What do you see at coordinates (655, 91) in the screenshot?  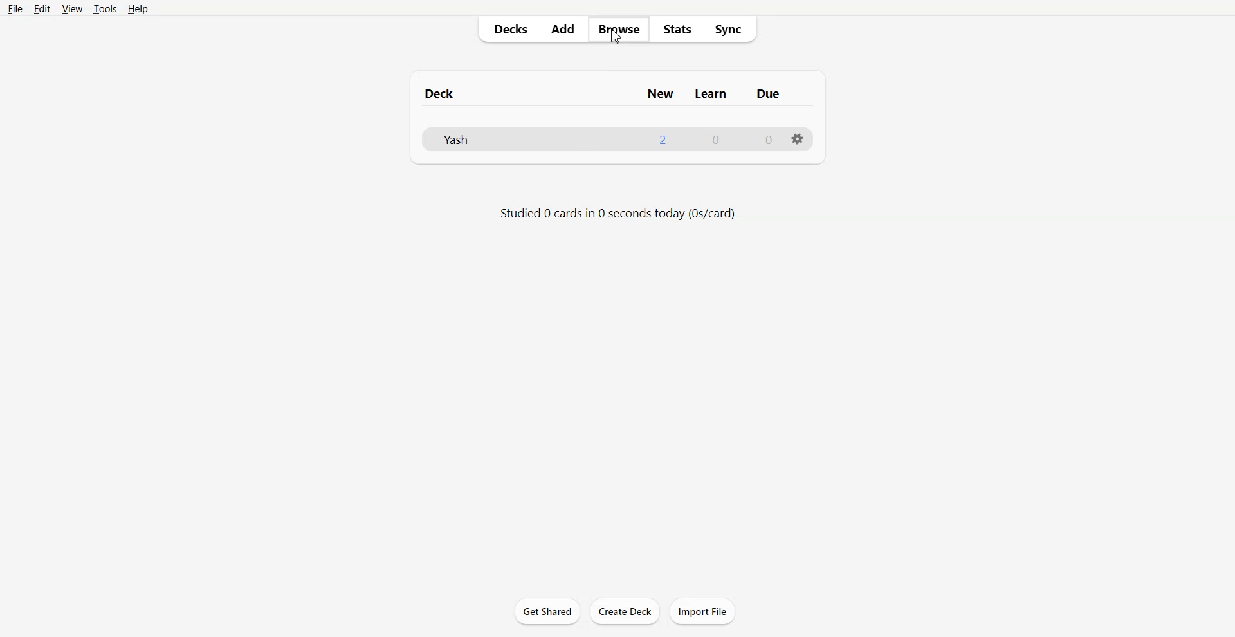 I see `New` at bounding box center [655, 91].